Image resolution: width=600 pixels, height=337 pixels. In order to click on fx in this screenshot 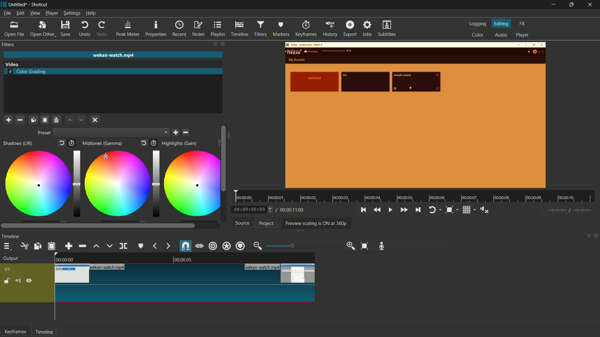, I will do `click(522, 24)`.